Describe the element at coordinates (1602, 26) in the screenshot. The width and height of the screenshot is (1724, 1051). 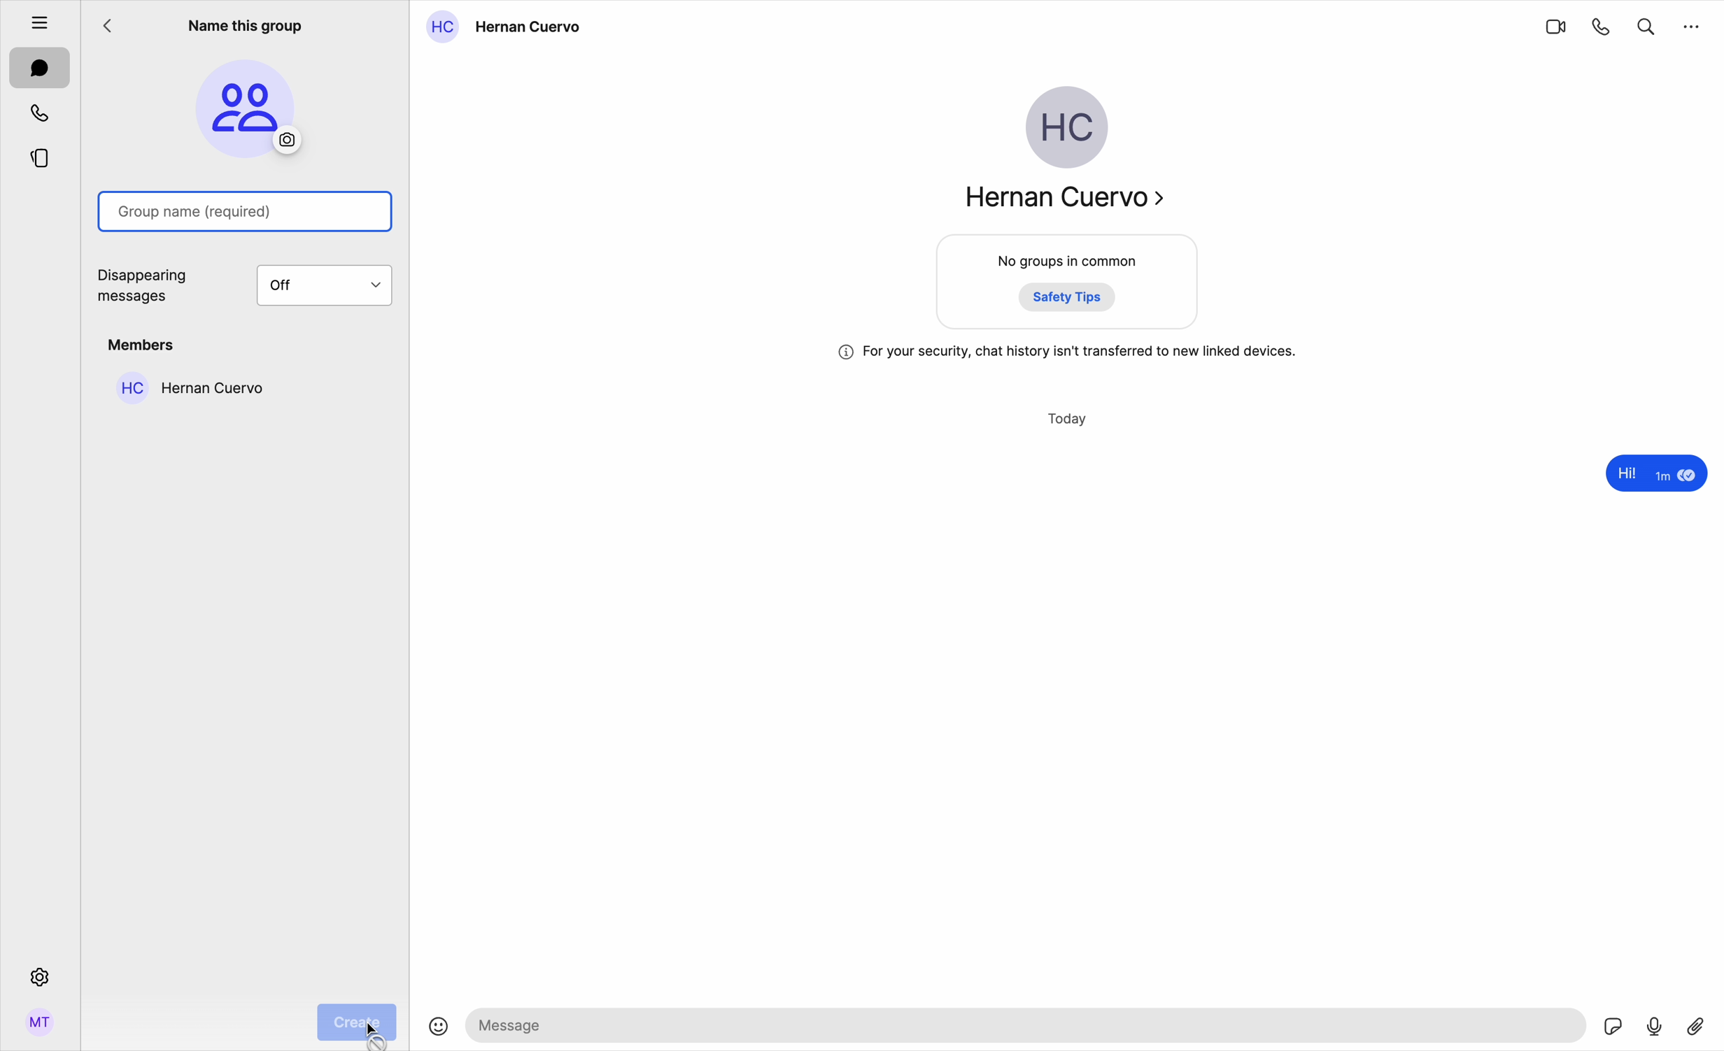
I see `call` at that location.